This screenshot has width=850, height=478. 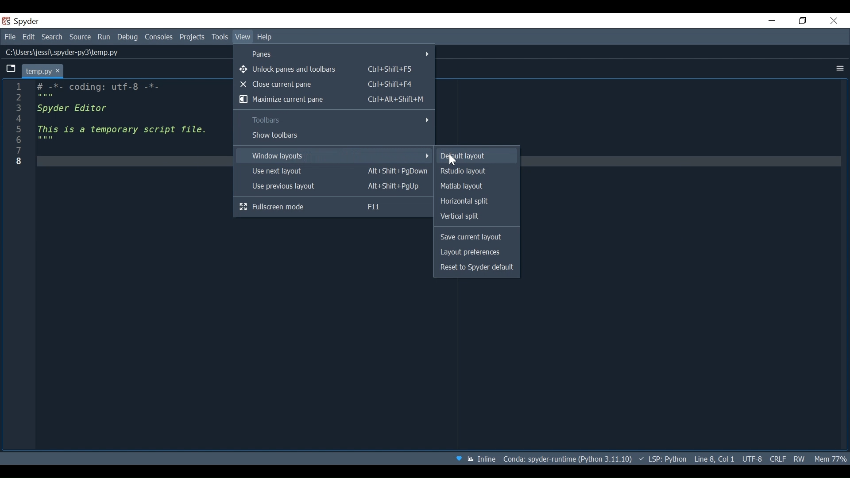 What do you see at coordinates (475, 216) in the screenshot?
I see `Vertical Split` at bounding box center [475, 216].